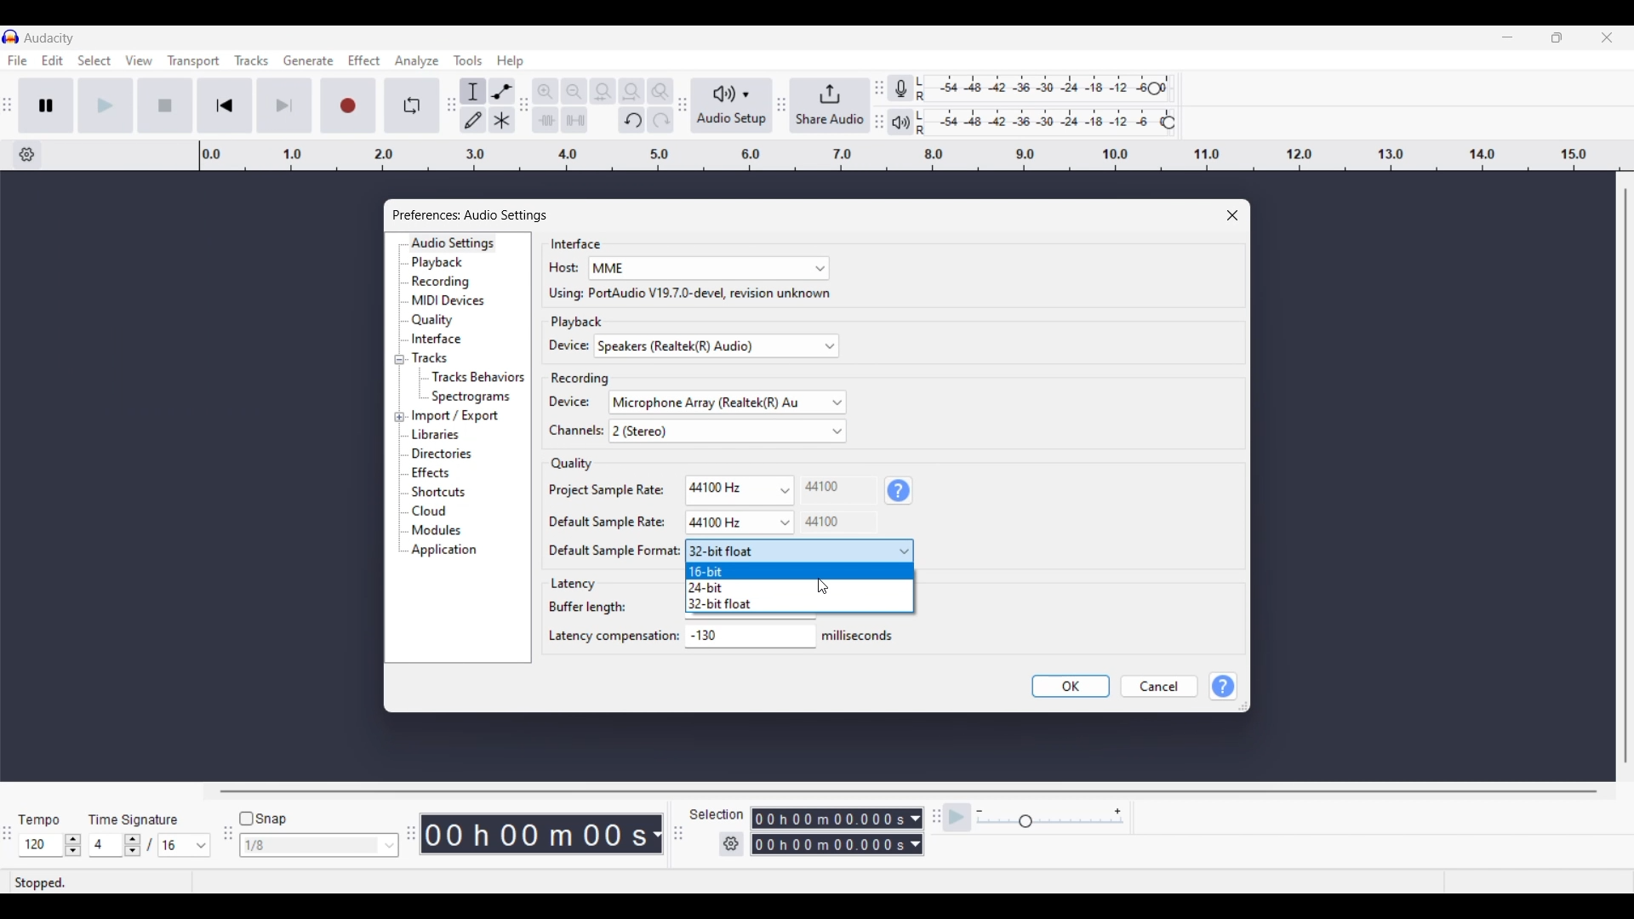 This screenshot has width=1634, height=919. Describe the element at coordinates (474, 120) in the screenshot. I see `Draw tool` at that location.